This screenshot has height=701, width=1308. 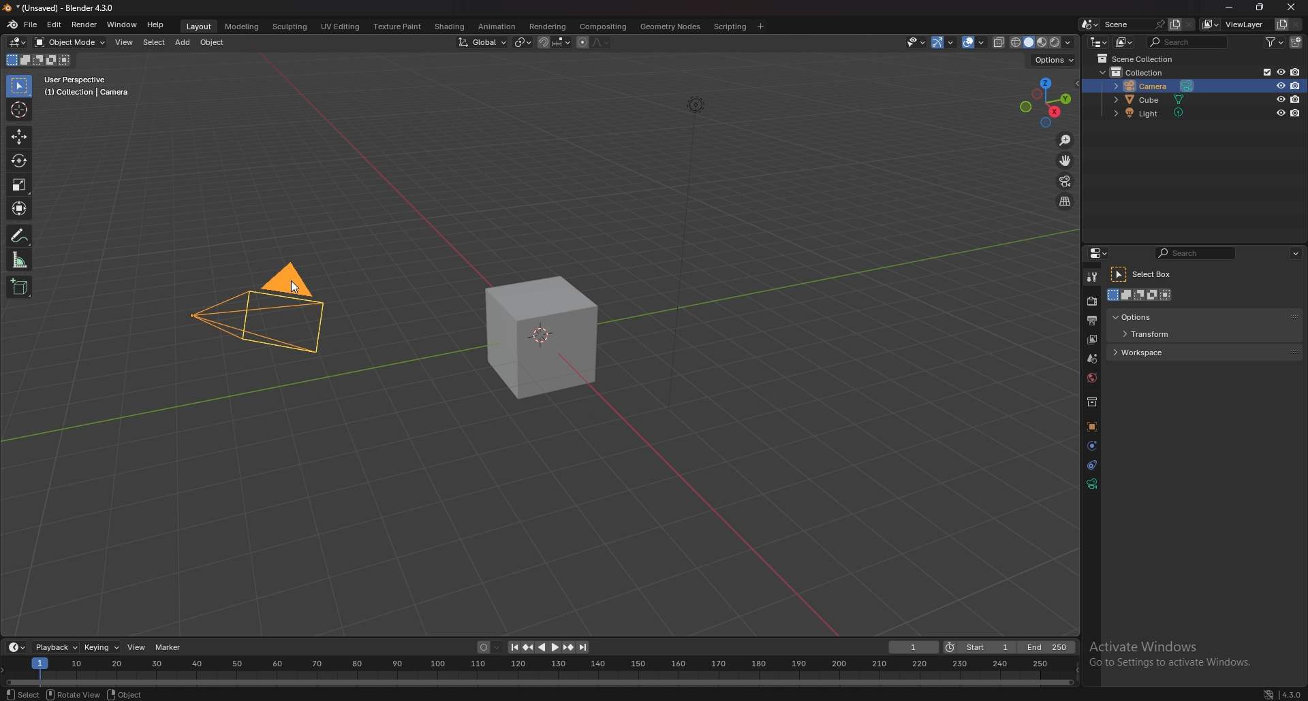 I want to click on , so click(x=679, y=255).